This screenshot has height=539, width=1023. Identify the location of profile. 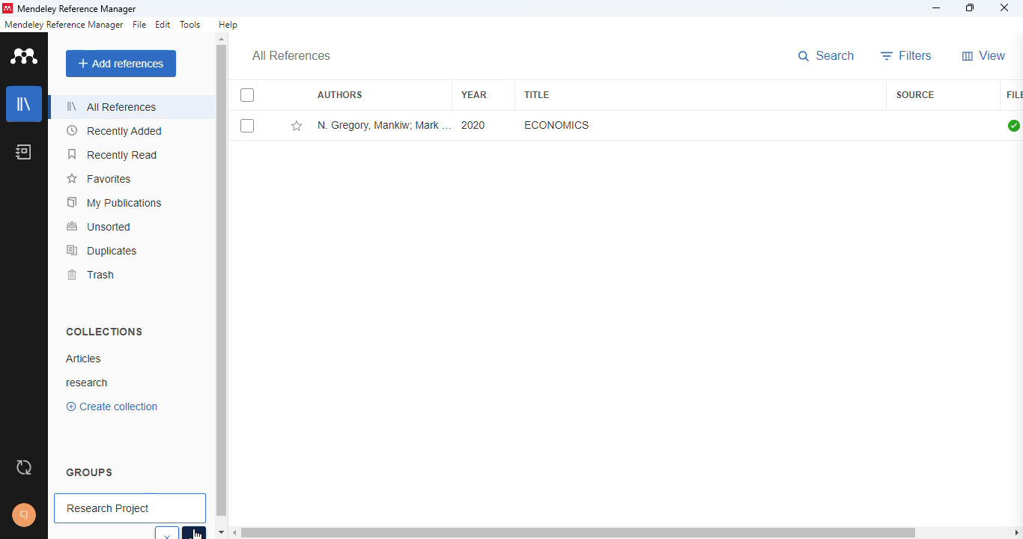
(24, 516).